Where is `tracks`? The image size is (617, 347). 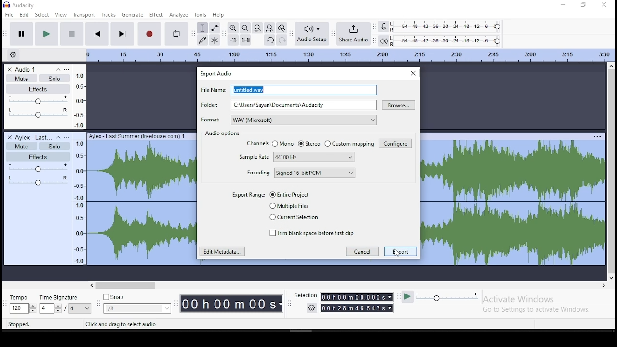
tracks is located at coordinates (109, 14).